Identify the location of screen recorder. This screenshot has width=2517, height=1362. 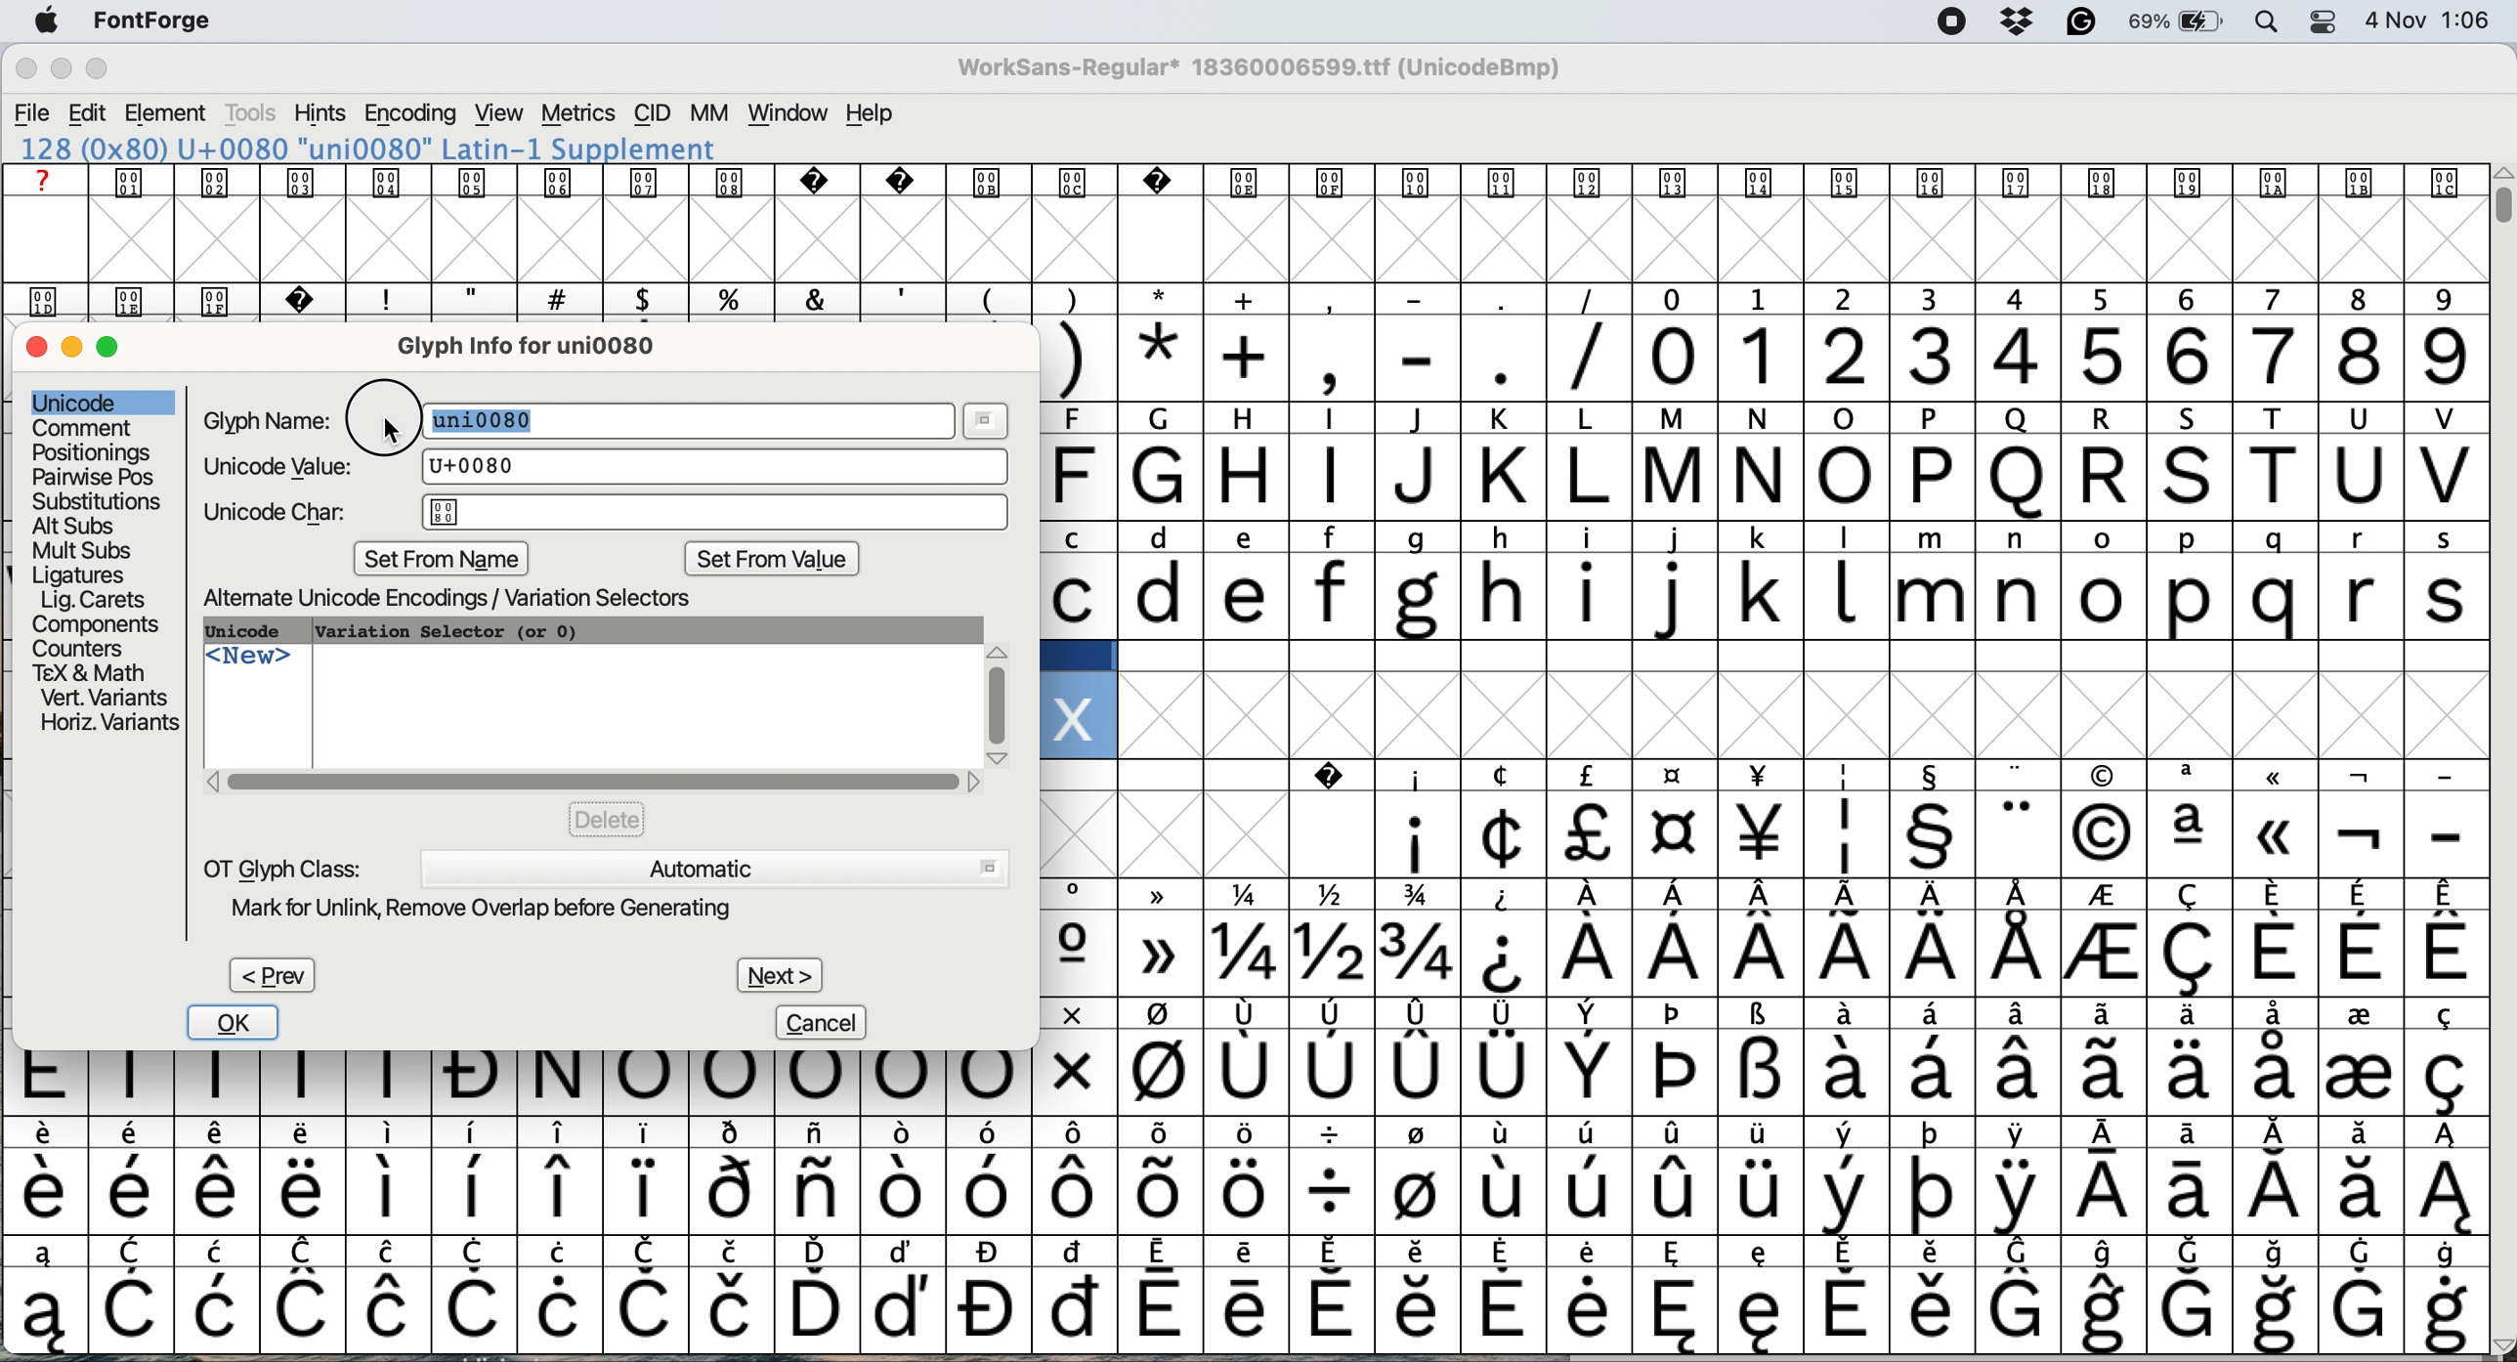
(1944, 22).